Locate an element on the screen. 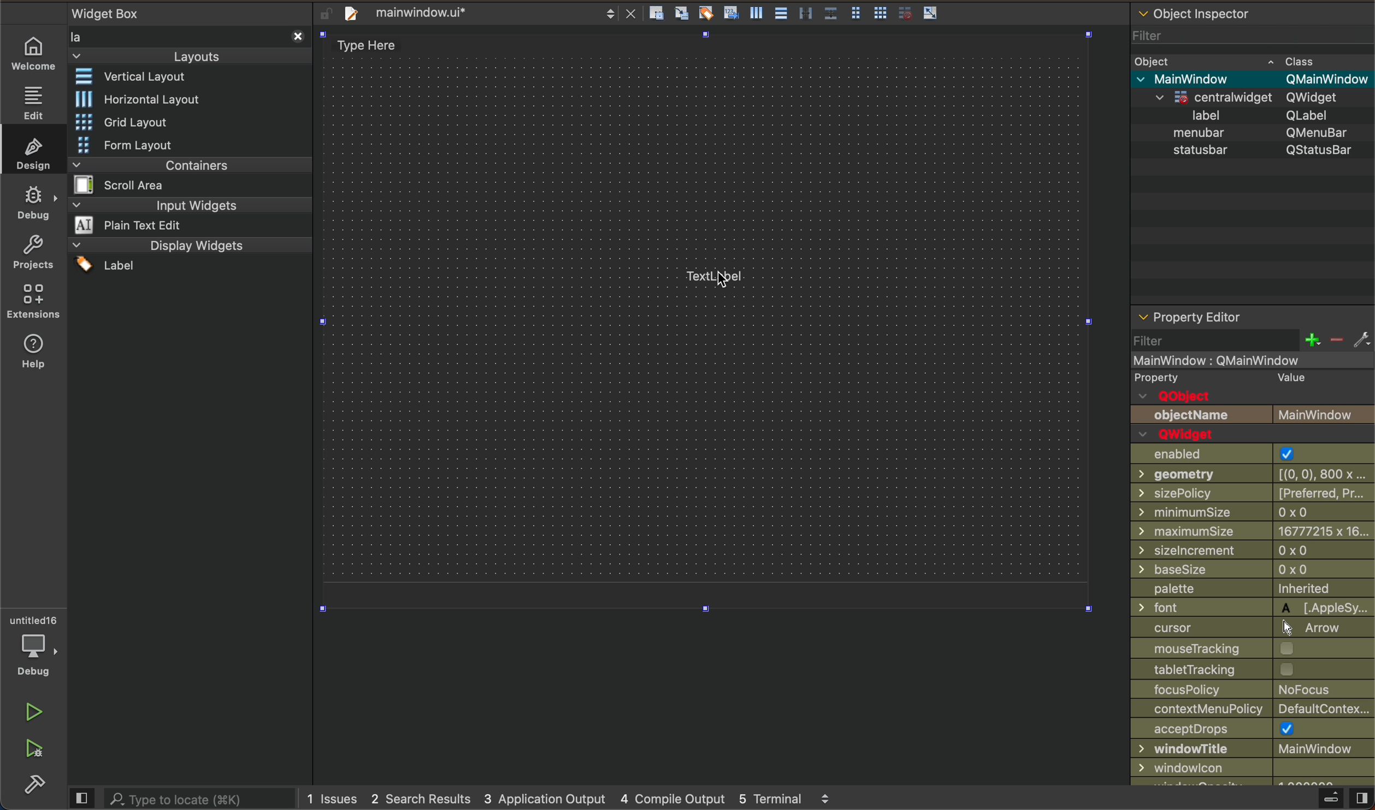  menbar is located at coordinates (1258, 132).